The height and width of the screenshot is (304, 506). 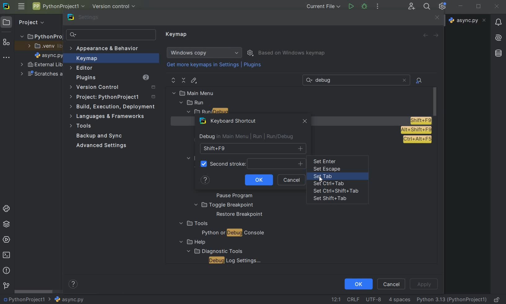 I want to click on advanced settings, so click(x=100, y=145).